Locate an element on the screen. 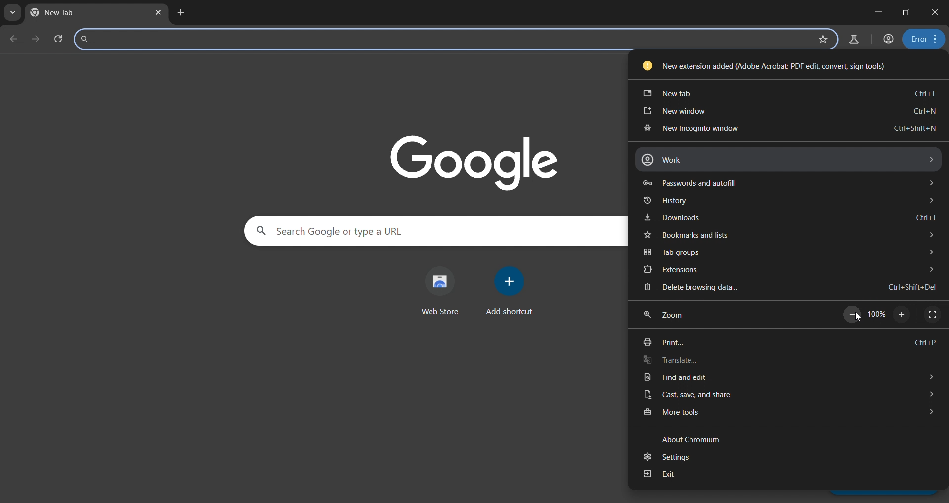 Image resolution: width=949 pixels, height=503 pixels. image is located at coordinates (479, 163).